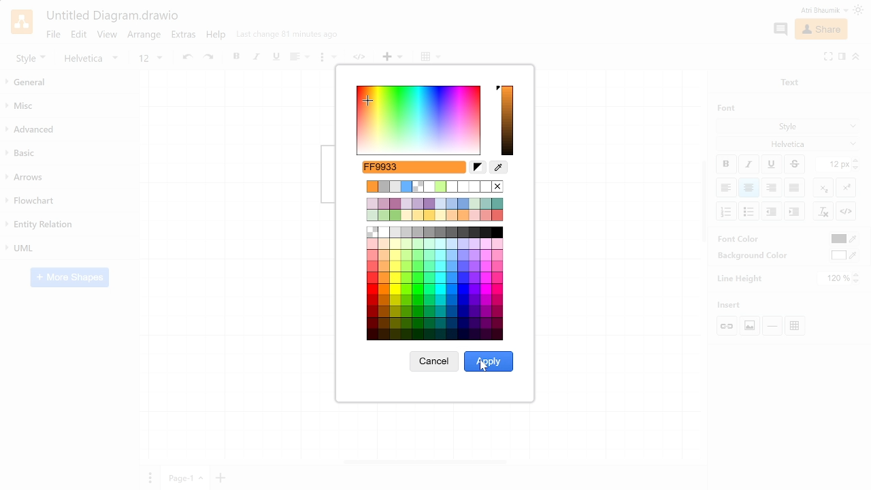 The height and width of the screenshot is (490, 871). Describe the element at coordinates (780, 29) in the screenshot. I see `Comment` at that location.